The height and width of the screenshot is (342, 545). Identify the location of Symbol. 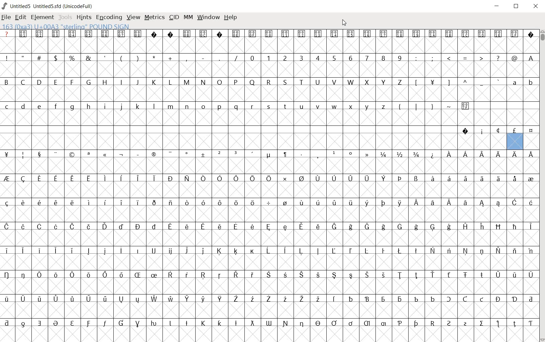
(187, 154).